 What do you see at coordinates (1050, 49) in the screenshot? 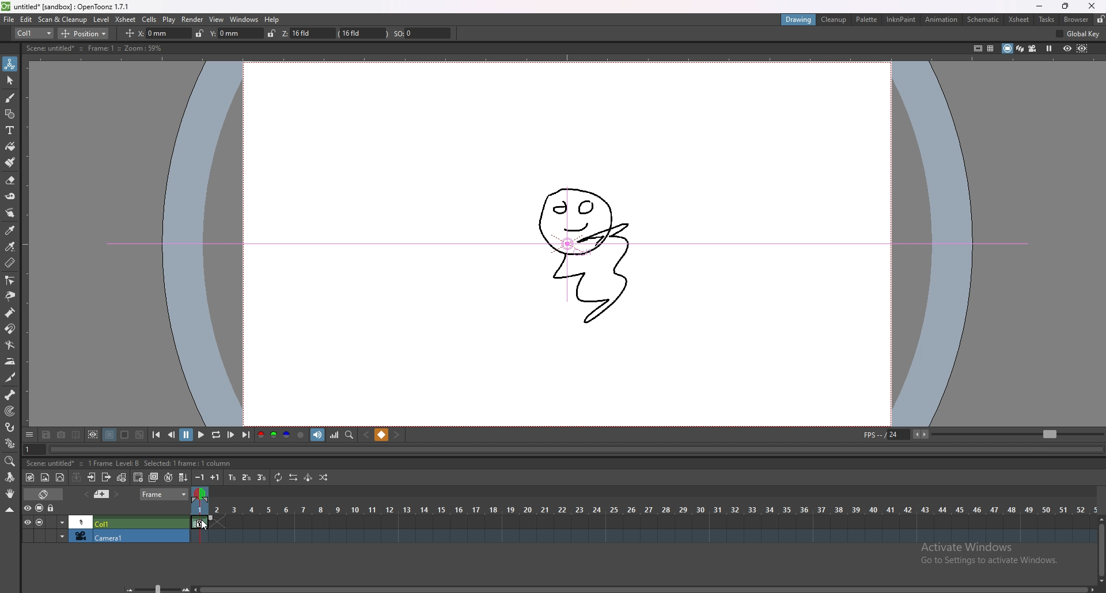
I see `freeze` at bounding box center [1050, 49].